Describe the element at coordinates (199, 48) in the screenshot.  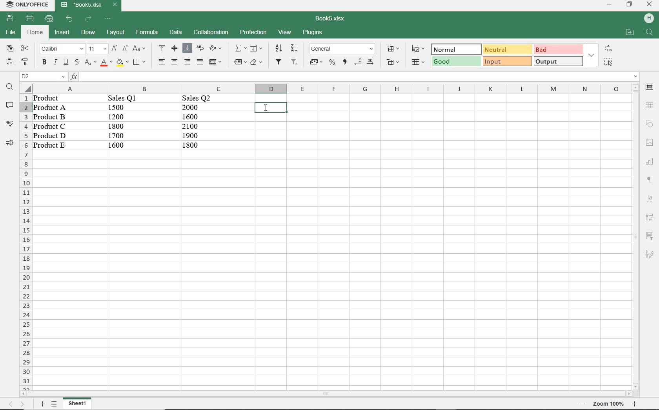
I see `wrap text` at that location.